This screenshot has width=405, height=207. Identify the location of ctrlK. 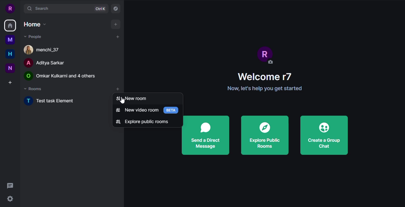
(100, 9).